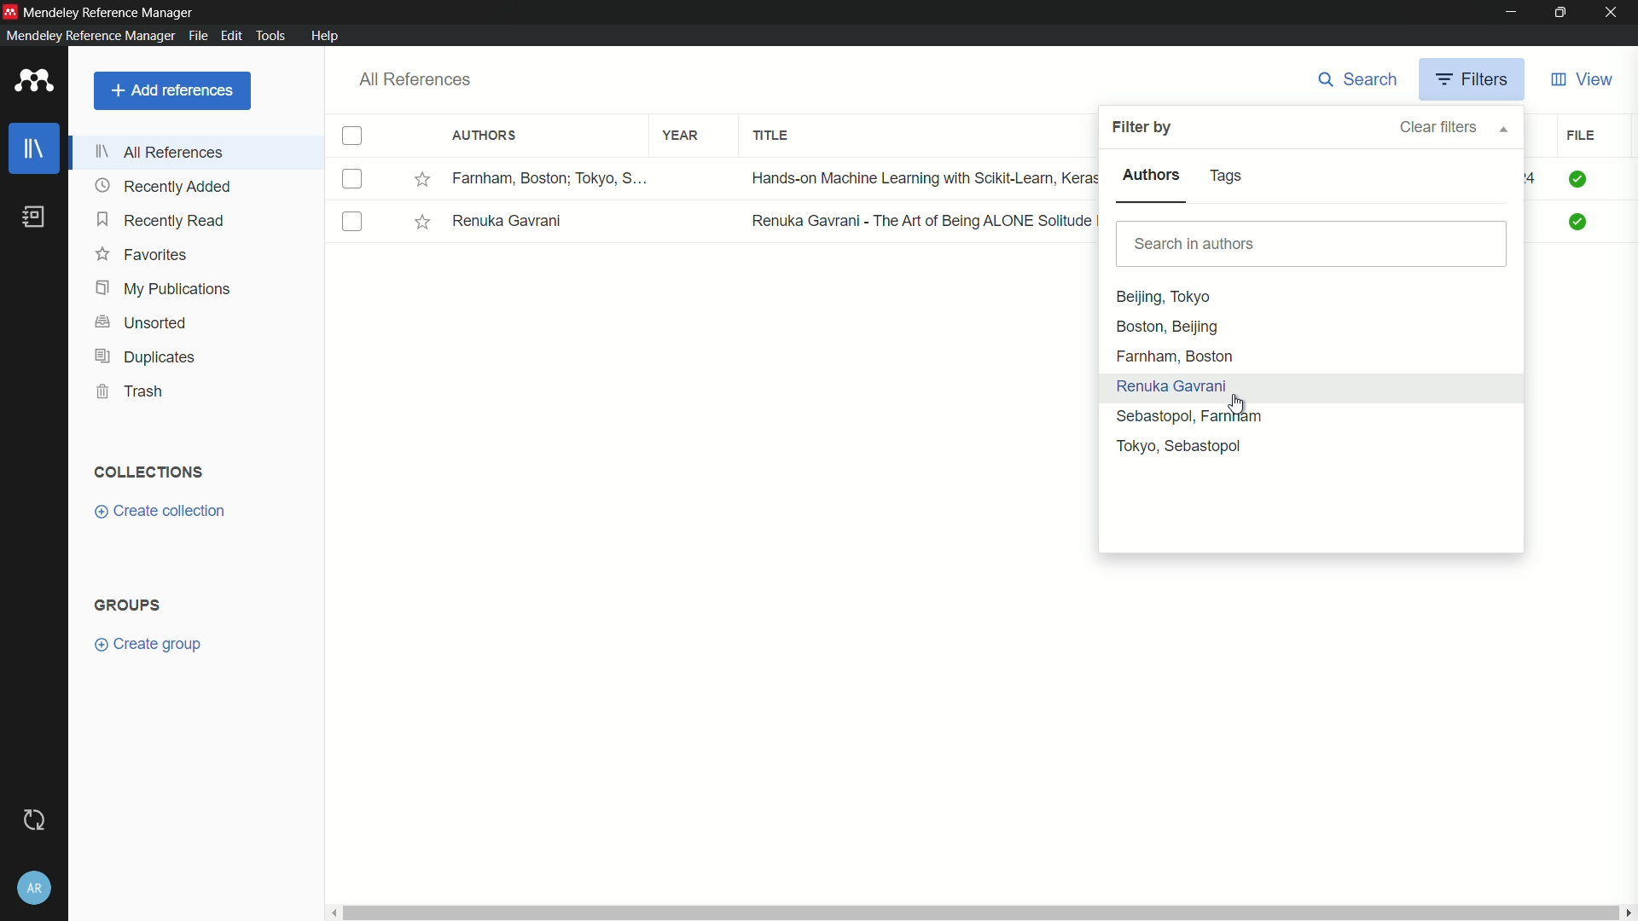  I want to click on clear filters, so click(1453, 128).